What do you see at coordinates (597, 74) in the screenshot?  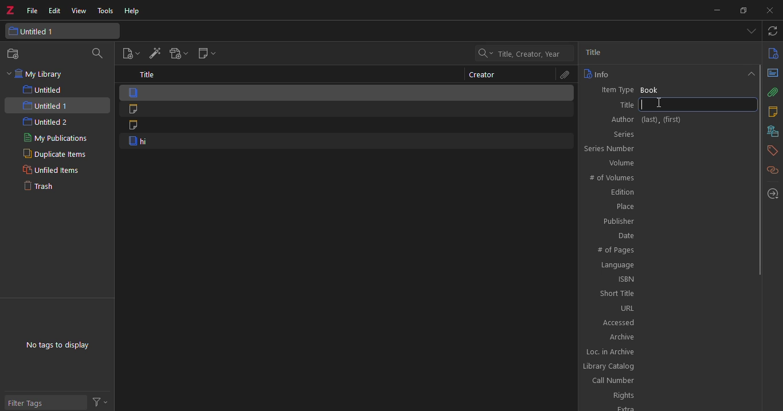 I see `info` at bounding box center [597, 74].